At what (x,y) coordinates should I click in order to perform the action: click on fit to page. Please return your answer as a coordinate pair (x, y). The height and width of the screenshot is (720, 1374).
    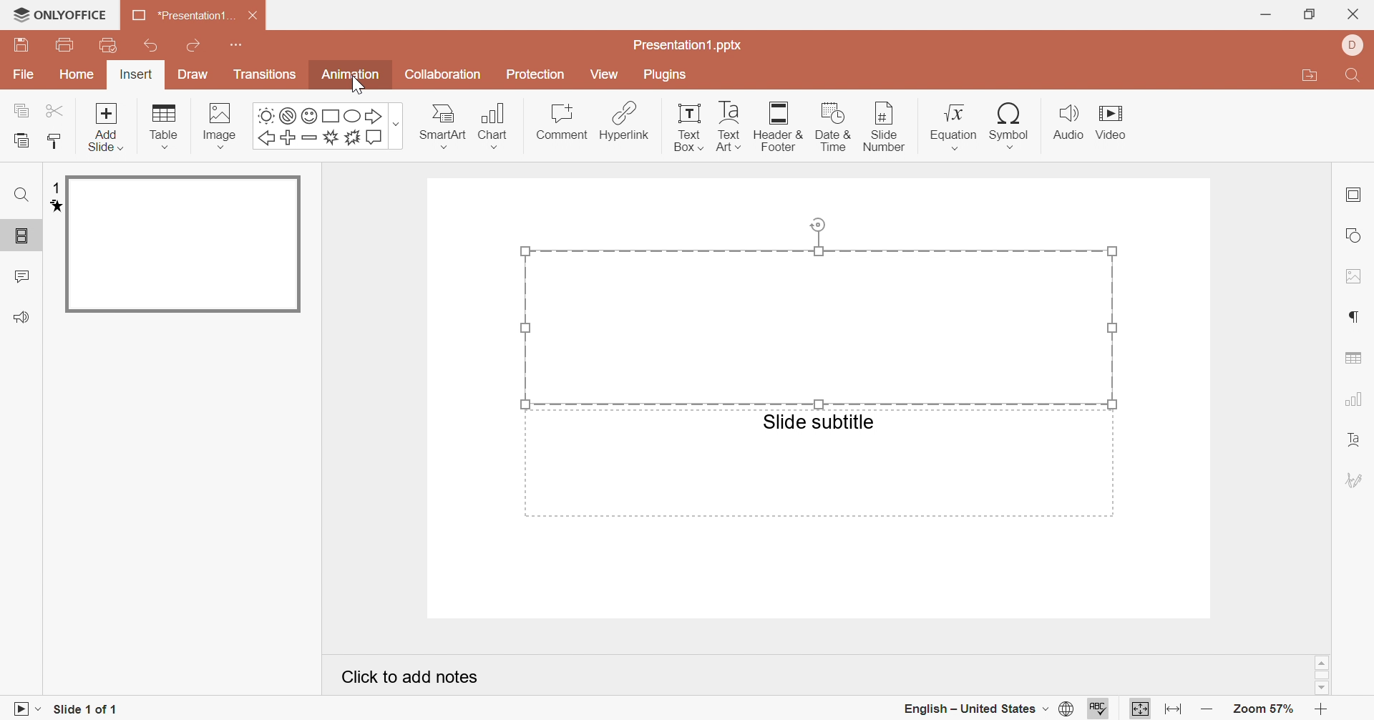
    Looking at the image, I should click on (1141, 711).